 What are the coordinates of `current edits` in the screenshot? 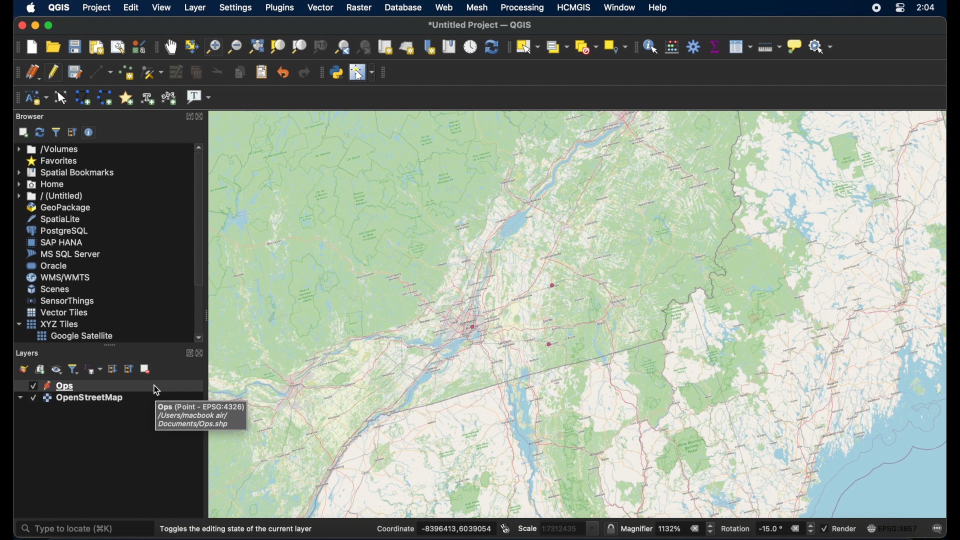 It's located at (32, 72).